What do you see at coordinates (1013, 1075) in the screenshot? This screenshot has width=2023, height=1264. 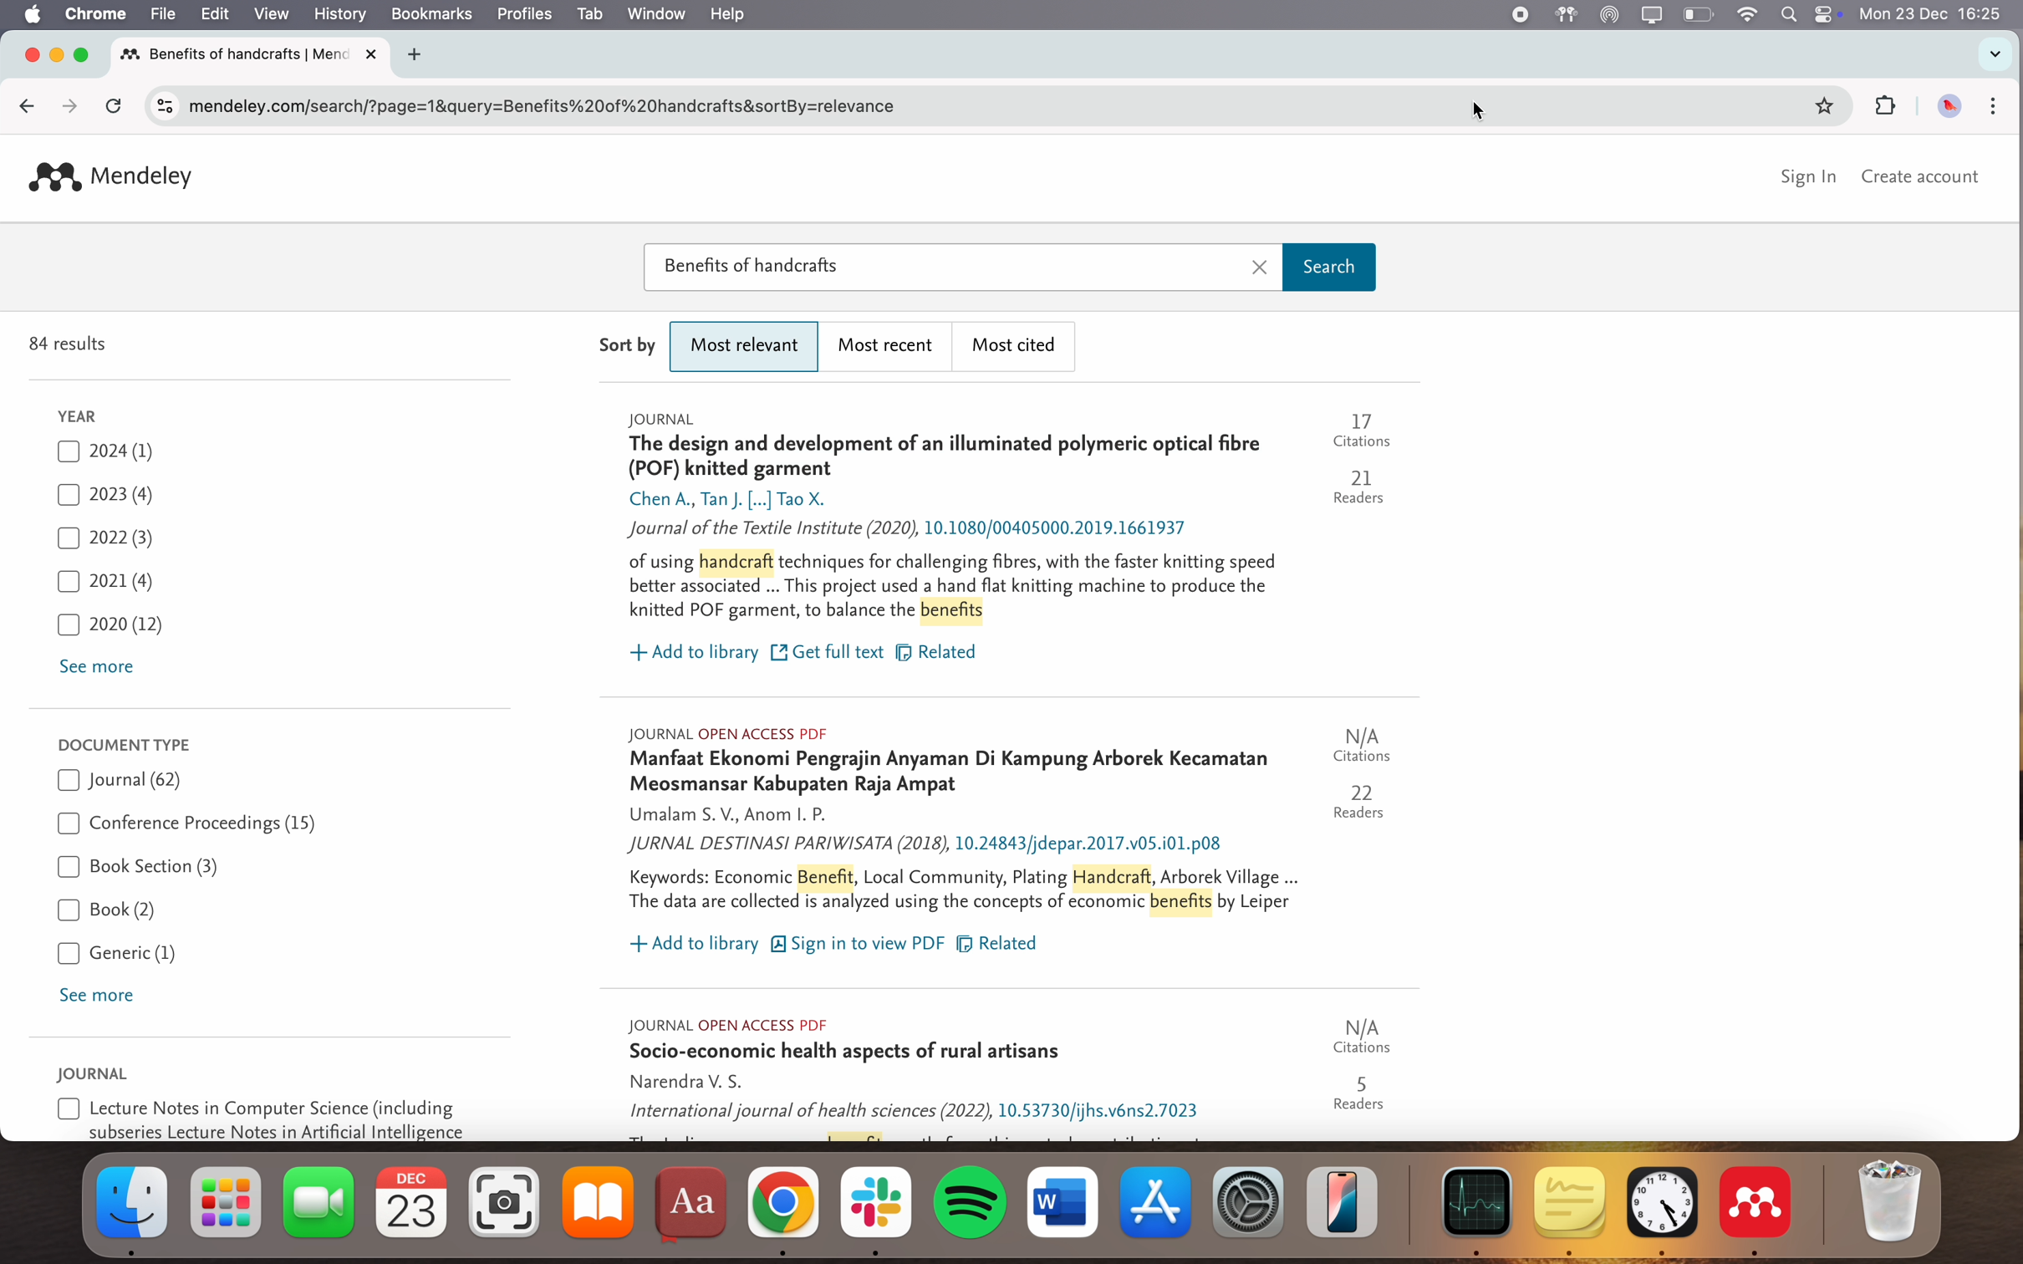 I see `article` at bounding box center [1013, 1075].